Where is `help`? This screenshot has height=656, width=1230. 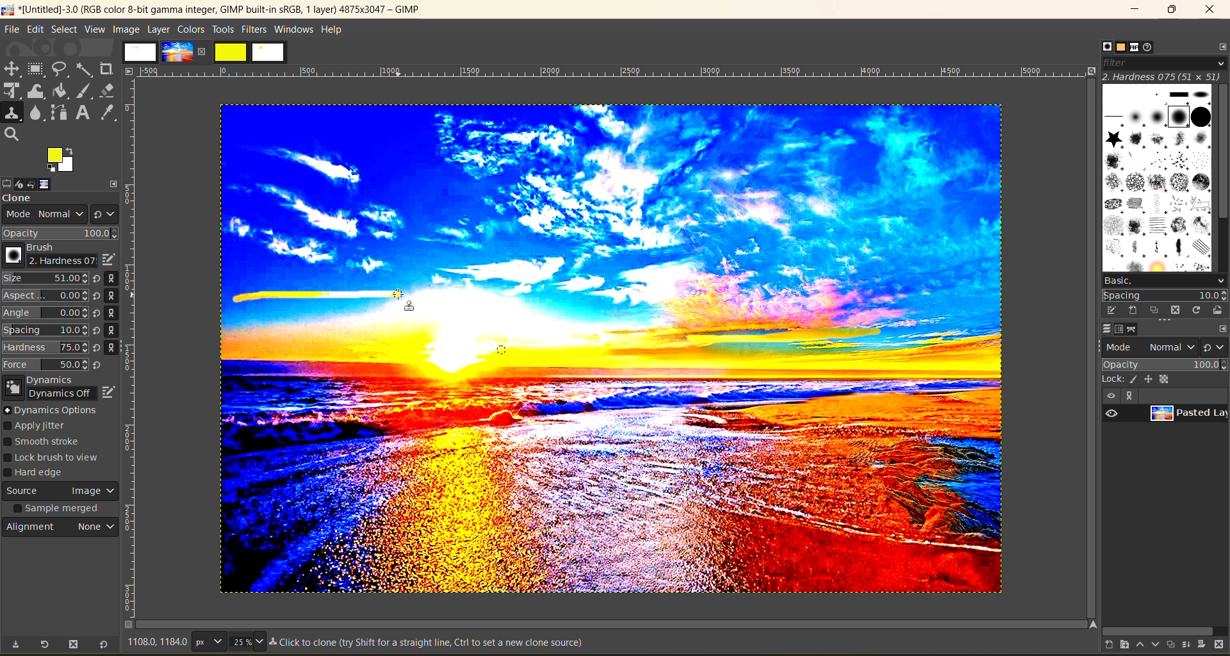
help is located at coordinates (335, 28).